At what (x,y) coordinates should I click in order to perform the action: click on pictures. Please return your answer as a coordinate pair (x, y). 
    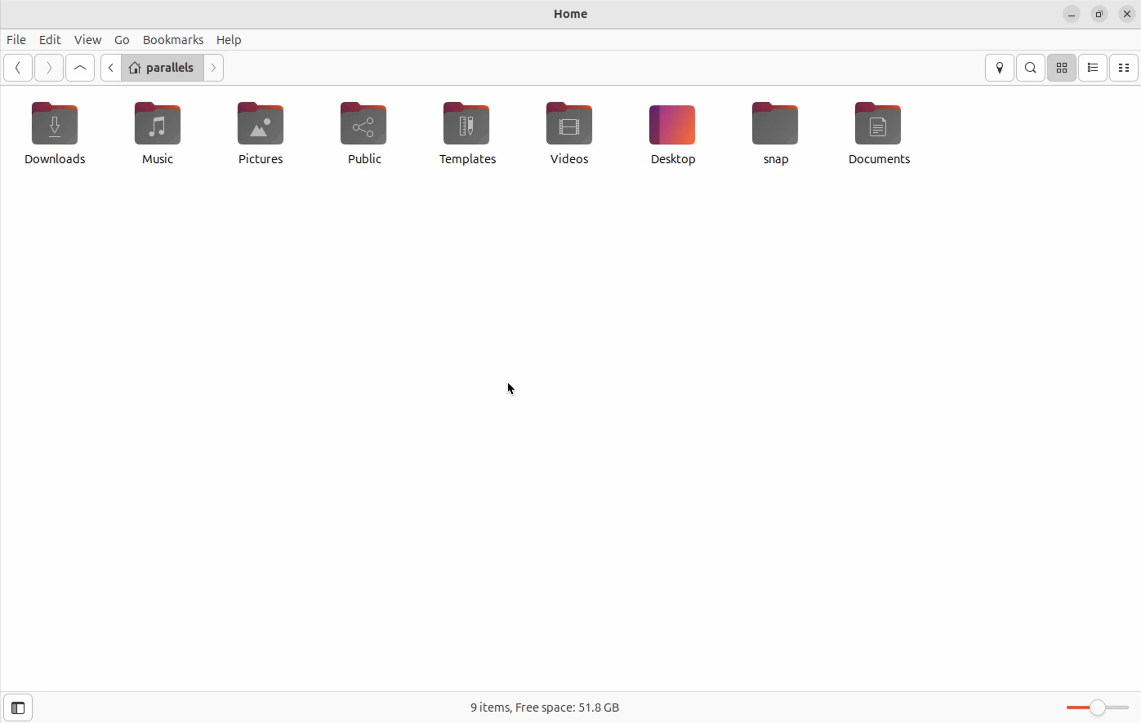
    Looking at the image, I should click on (260, 133).